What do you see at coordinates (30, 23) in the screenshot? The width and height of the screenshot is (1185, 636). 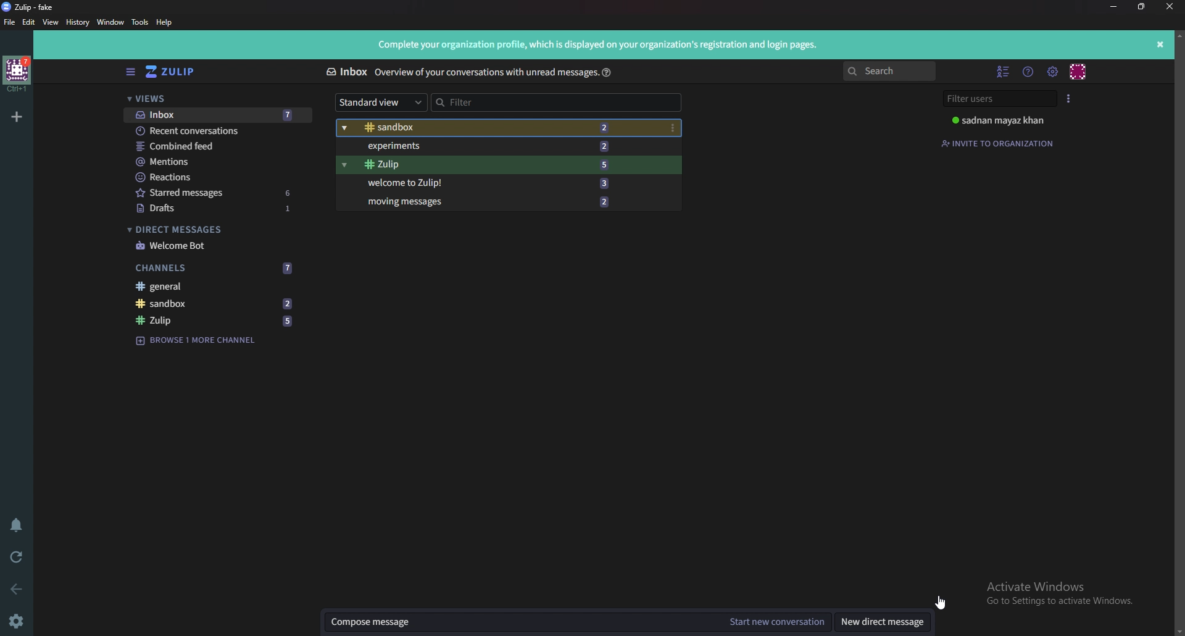 I see `Edit` at bounding box center [30, 23].